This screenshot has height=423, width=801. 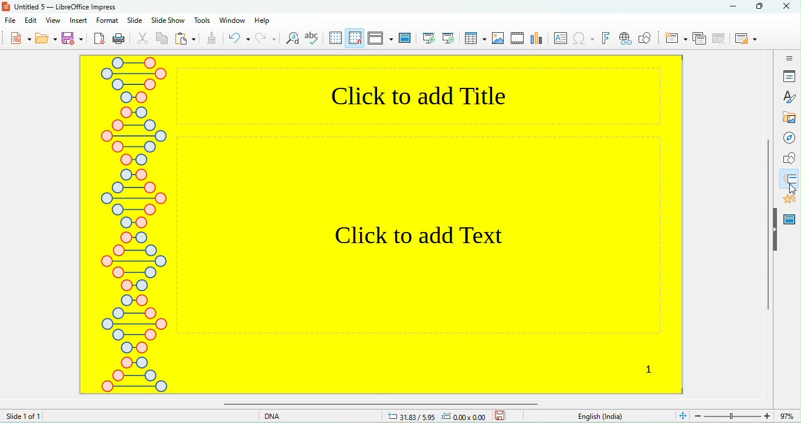 What do you see at coordinates (239, 40) in the screenshot?
I see `undo` at bounding box center [239, 40].